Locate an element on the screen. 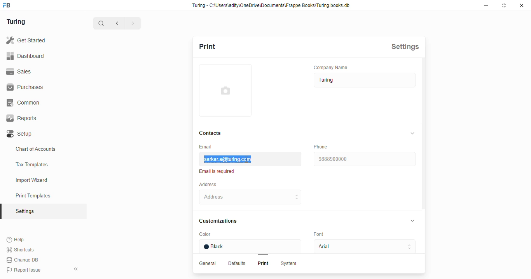  Address H is located at coordinates (261, 197).